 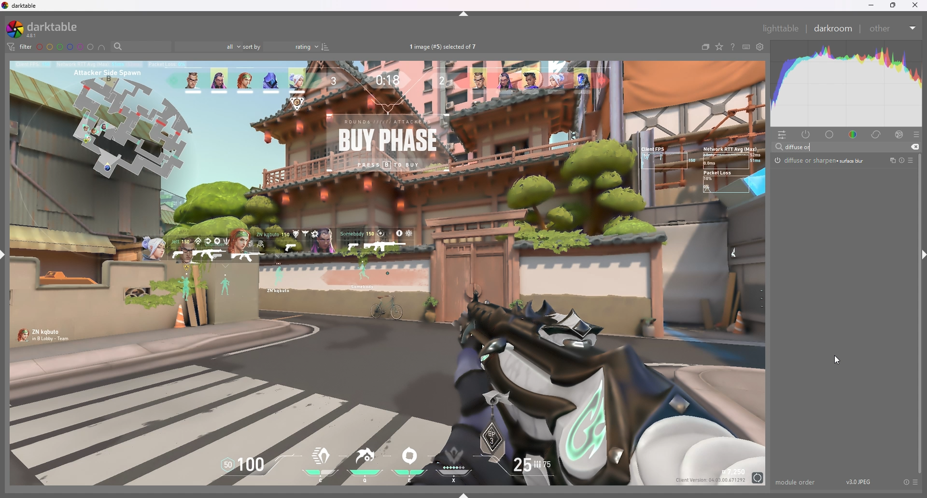 What do you see at coordinates (877, 134) in the screenshot?
I see `correct` at bounding box center [877, 134].